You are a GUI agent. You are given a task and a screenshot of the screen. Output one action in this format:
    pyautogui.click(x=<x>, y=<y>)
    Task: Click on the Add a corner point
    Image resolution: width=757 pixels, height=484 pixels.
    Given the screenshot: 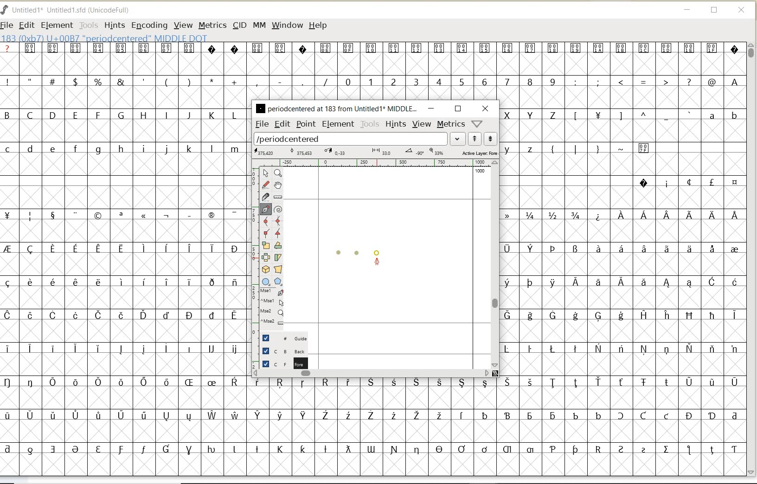 What is the action you would take?
    pyautogui.click(x=265, y=233)
    